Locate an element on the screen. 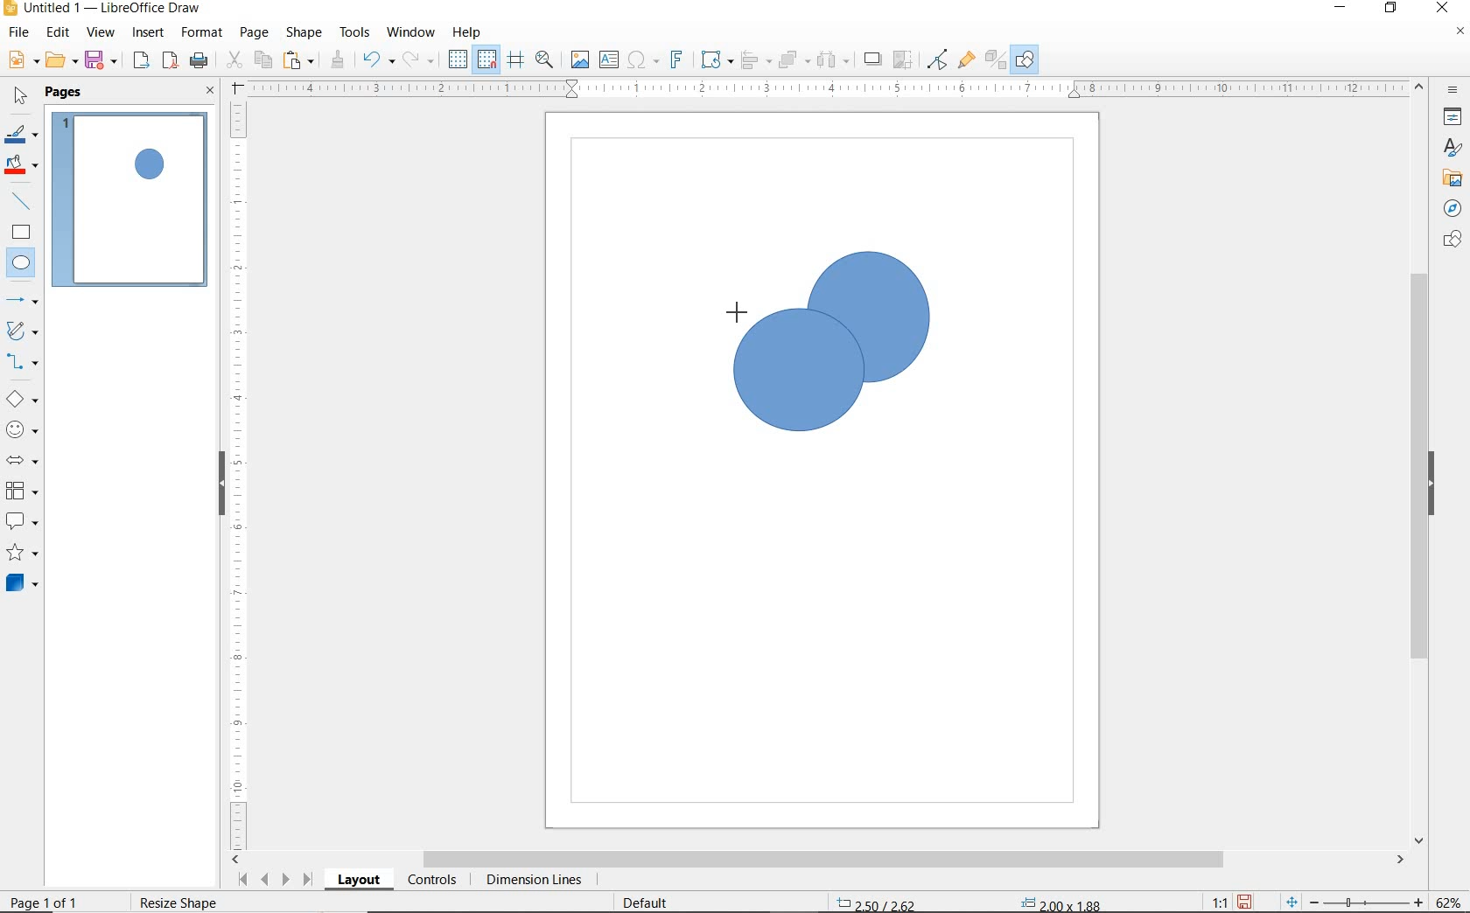 This screenshot has width=1470, height=913. CROP IMAGE is located at coordinates (902, 59).